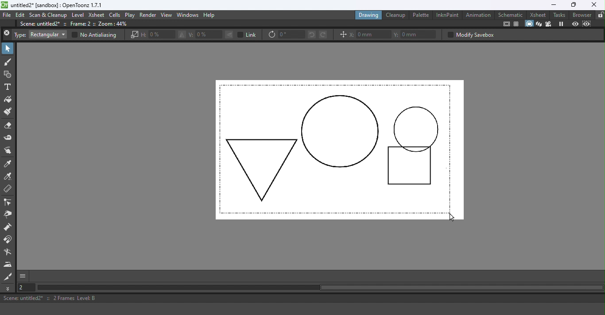 Image resolution: width=605 pixels, height=315 pixels. I want to click on Pinch tool, so click(8, 215).